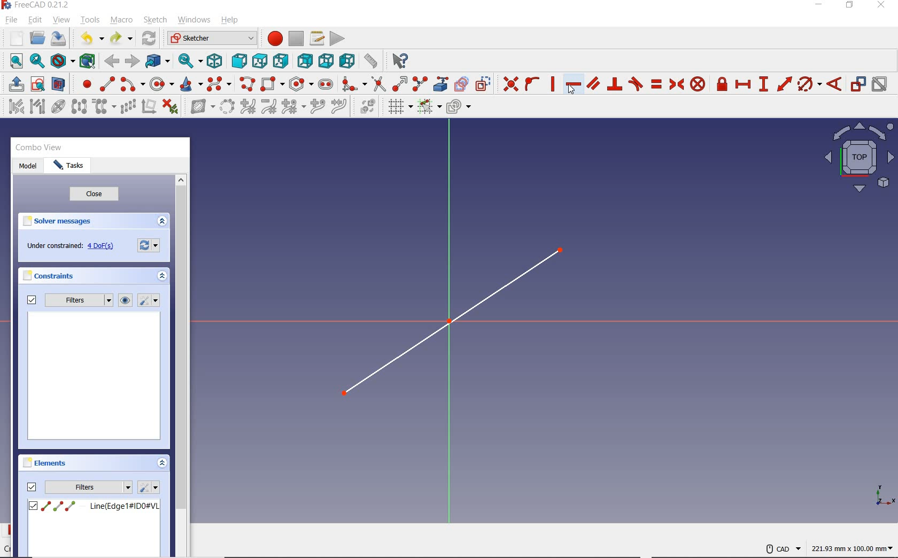 The height and width of the screenshot is (558, 898). Describe the element at coordinates (657, 84) in the screenshot. I see `CONSTRAIN EQUAL` at that location.